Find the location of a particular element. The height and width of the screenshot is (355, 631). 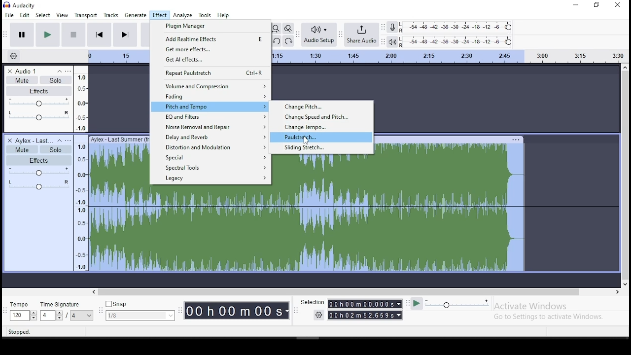

special is located at coordinates (211, 158).